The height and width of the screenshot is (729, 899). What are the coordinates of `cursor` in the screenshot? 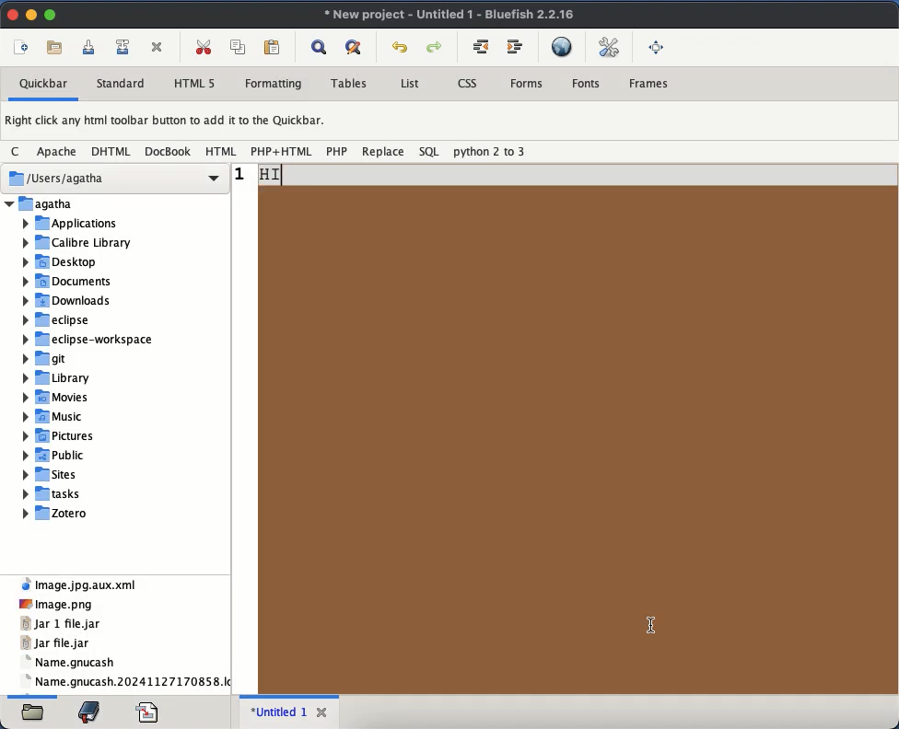 It's located at (652, 627).